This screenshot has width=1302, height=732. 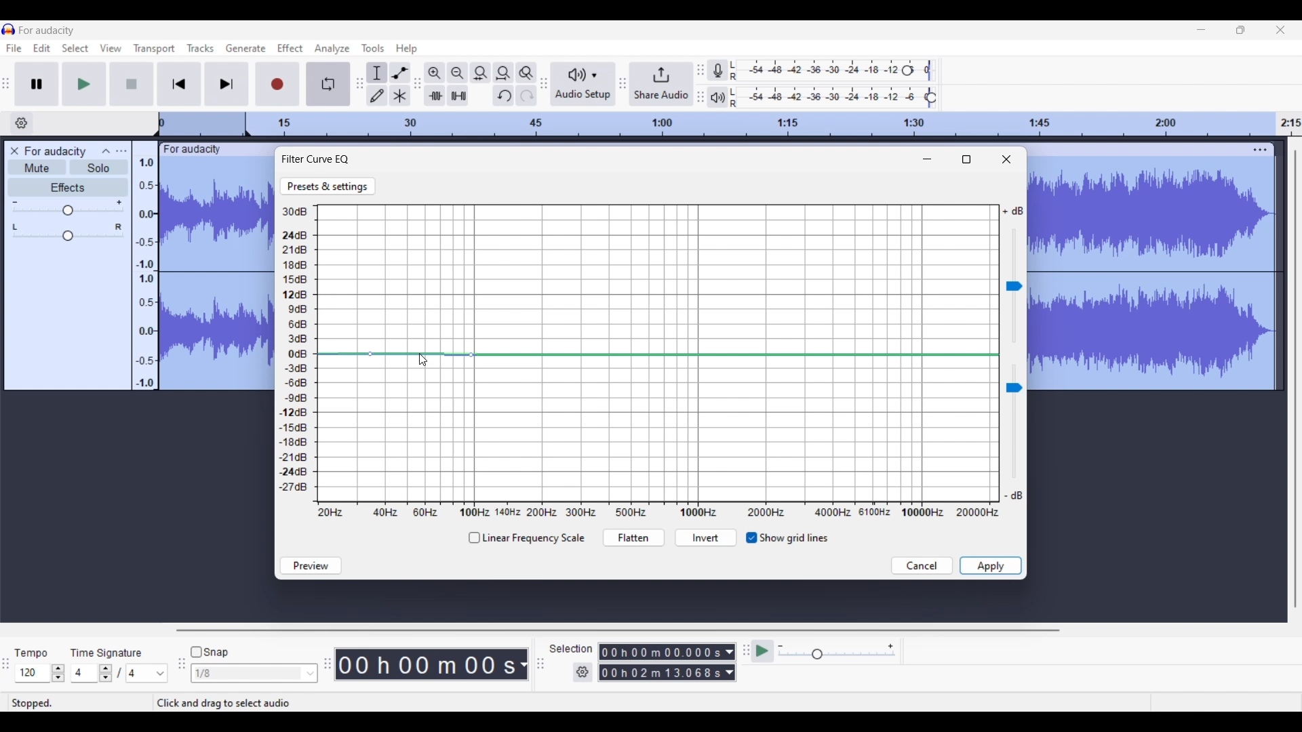 I want to click on Minimize, so click(x=928, y=159).